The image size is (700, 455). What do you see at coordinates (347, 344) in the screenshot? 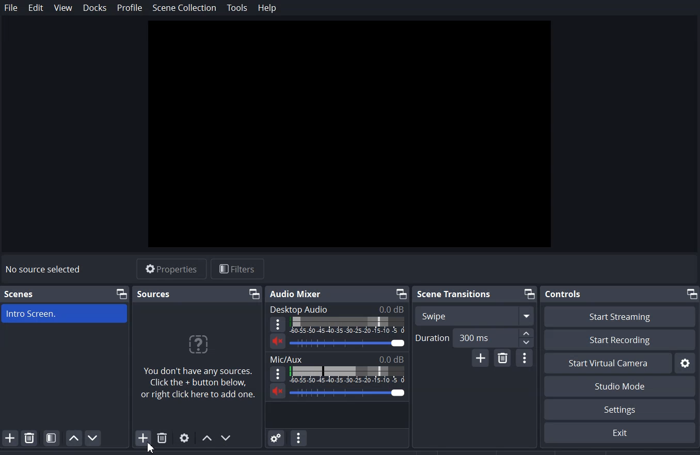
I see `Text` at bounding box center [347, 344].